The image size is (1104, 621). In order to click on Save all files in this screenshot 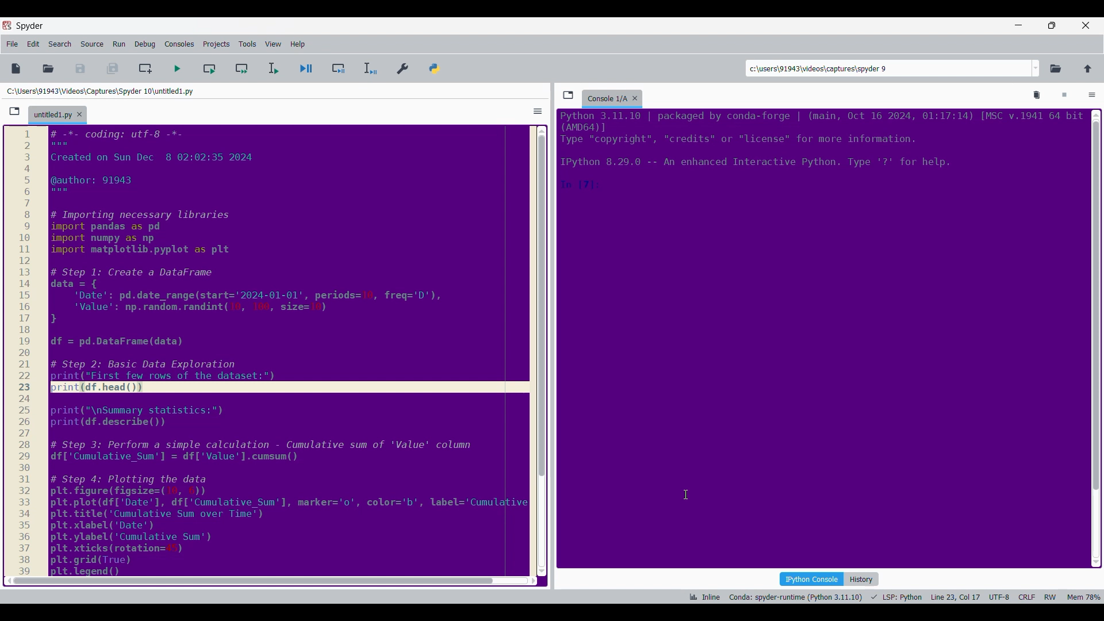, I will do `click(112, 68)`.